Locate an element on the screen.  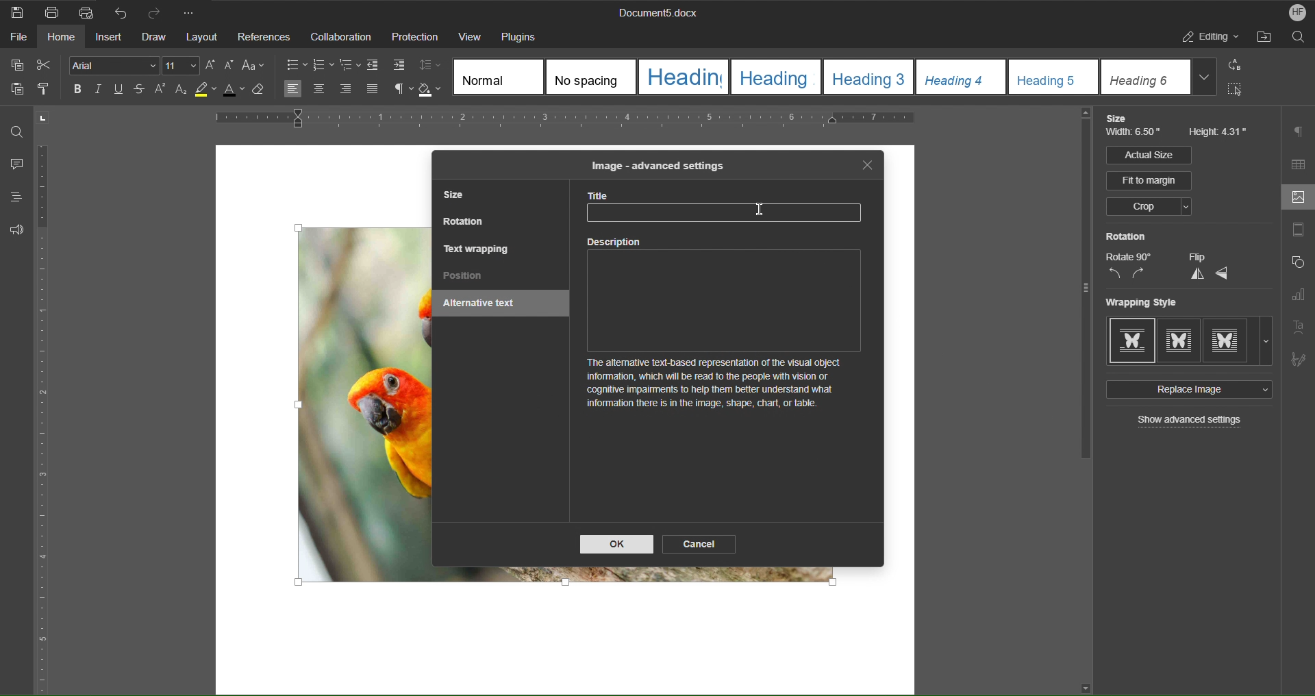
Wrapping Style is located at coordinates (1190, 341).